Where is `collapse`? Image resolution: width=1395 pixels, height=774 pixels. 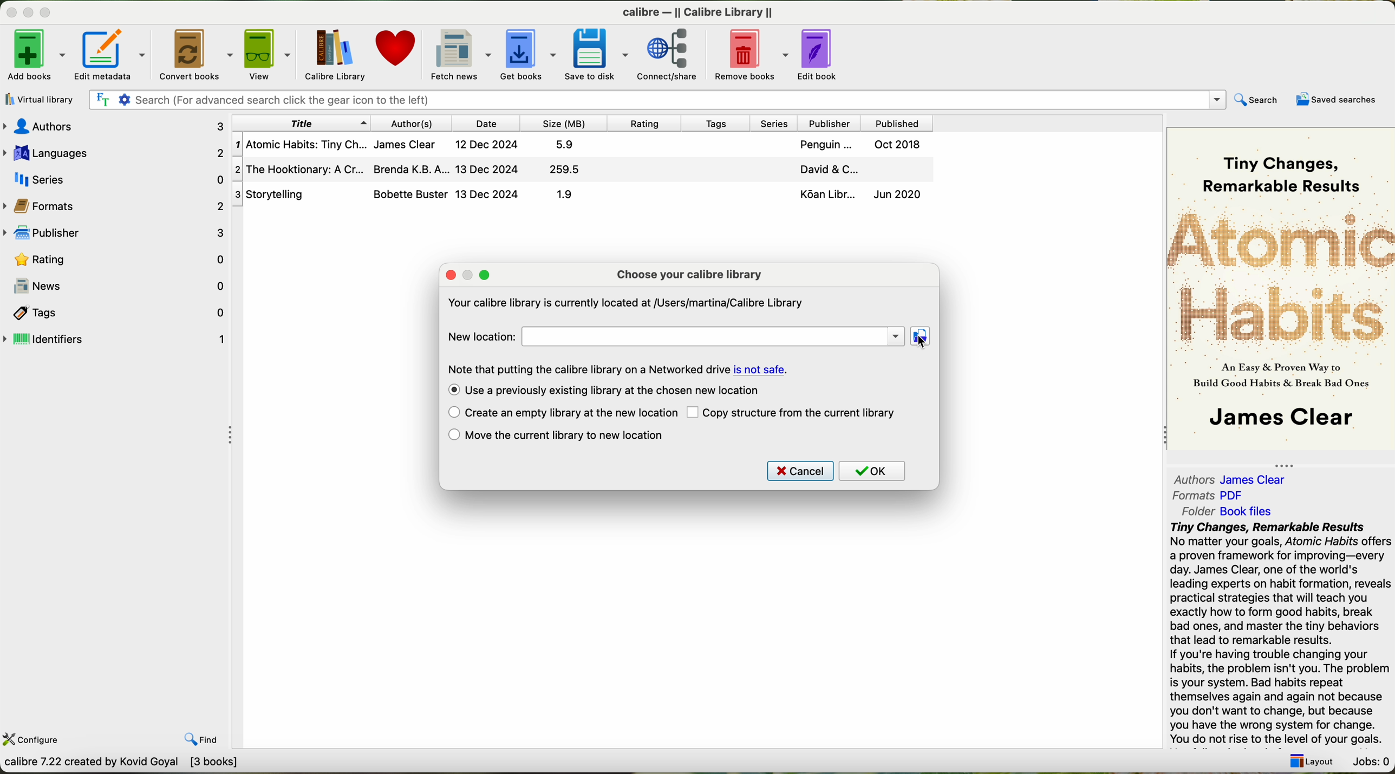
collapse is located at coordinates (1290, 463).